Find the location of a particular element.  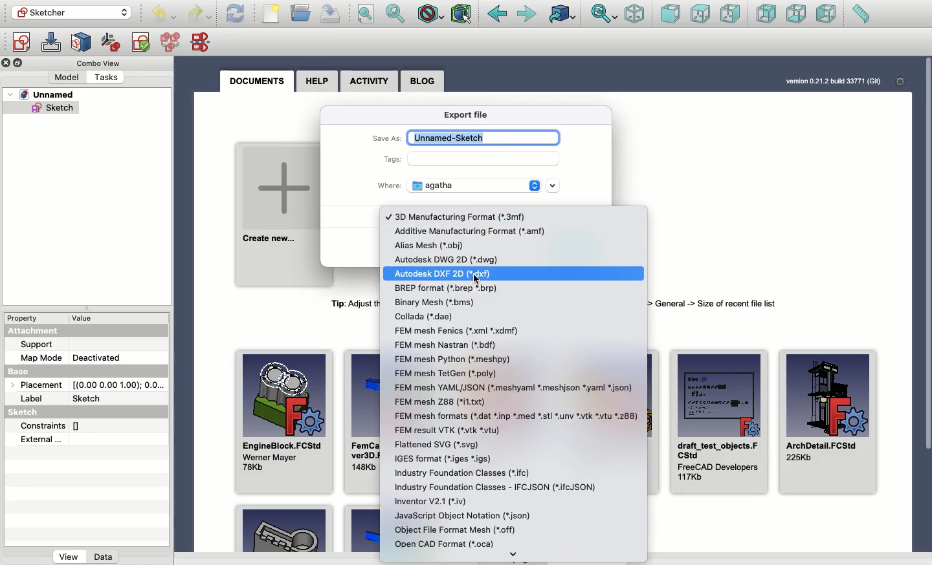

Edit sketch is located at coordinates (52, 43).